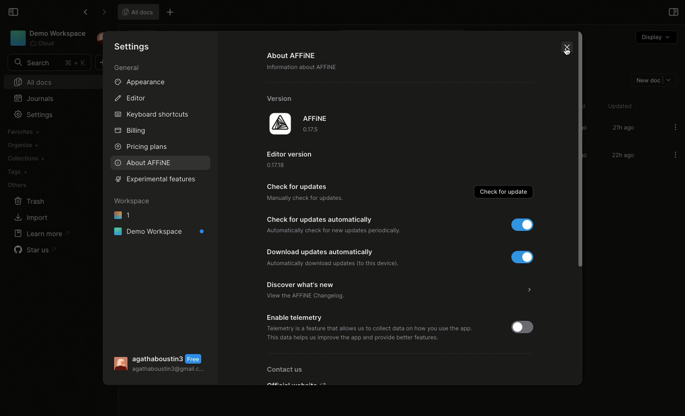 The height and width of the screenshot is (416, 685). Describe the element at coordinates (652, 79) in the screenshot. I see `New doc` at that location.